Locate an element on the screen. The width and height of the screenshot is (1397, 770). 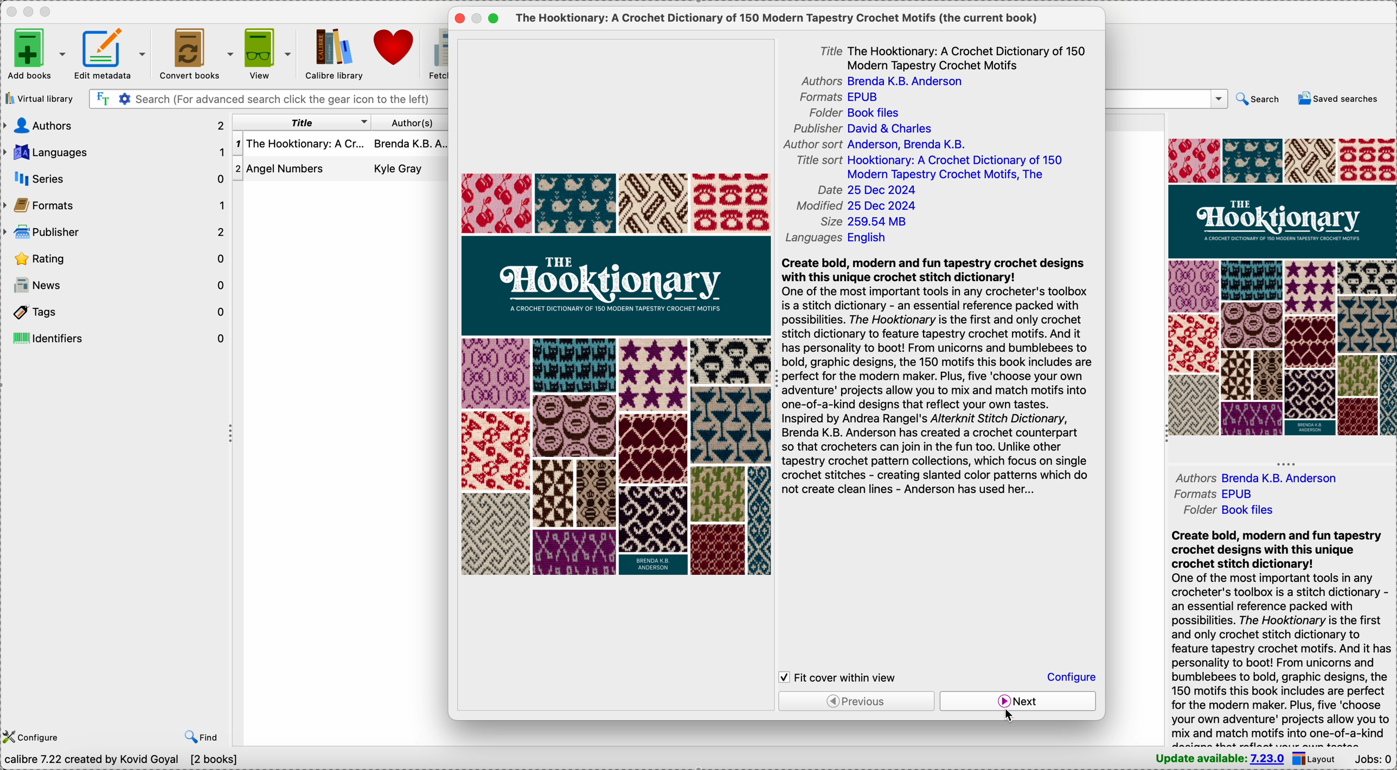
donate is located at coordinates (396, 46).